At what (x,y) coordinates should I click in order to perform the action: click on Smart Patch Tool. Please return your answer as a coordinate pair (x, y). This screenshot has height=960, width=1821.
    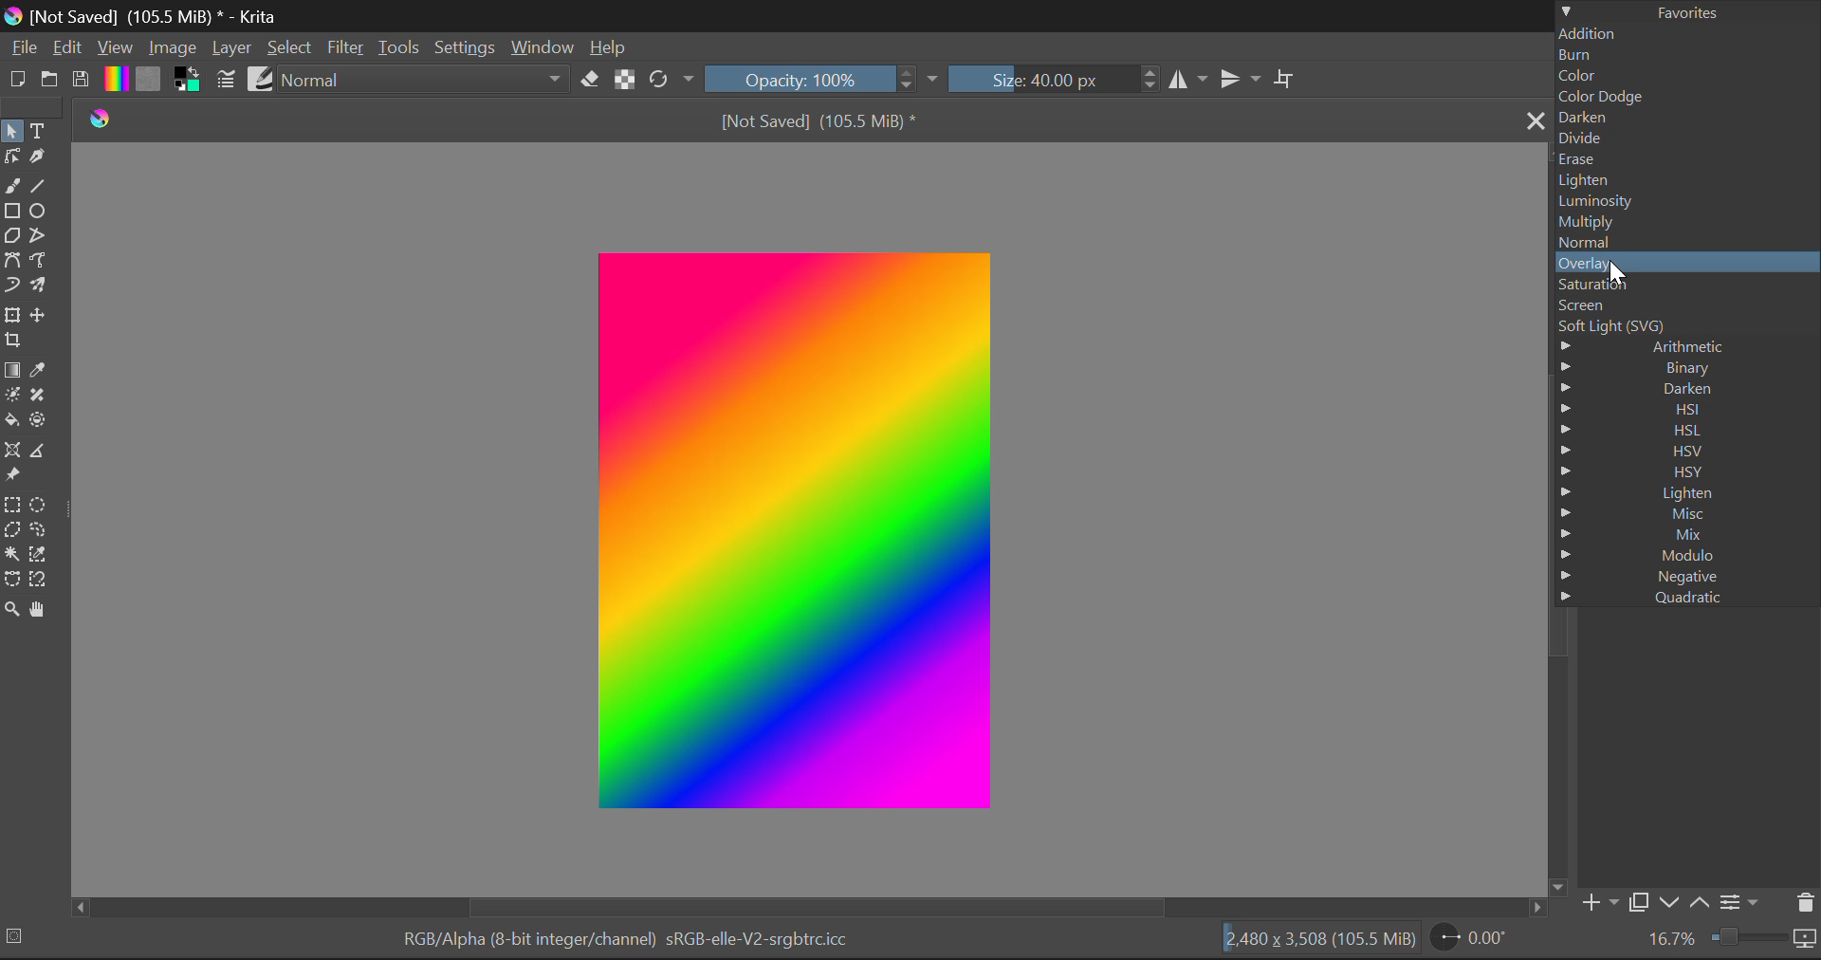
    Looking at the image, I should click on (38, 397).